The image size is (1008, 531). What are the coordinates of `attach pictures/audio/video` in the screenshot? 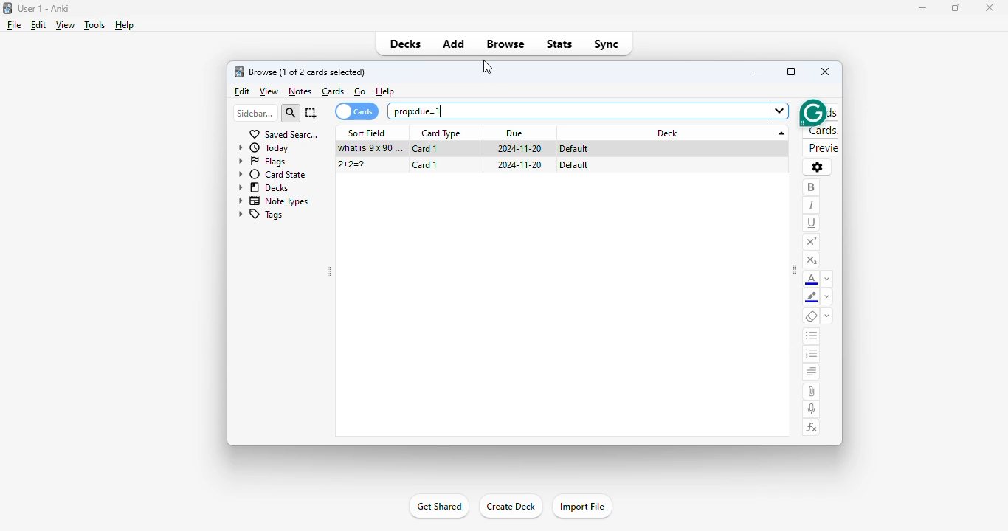 It's located at (812, 392).